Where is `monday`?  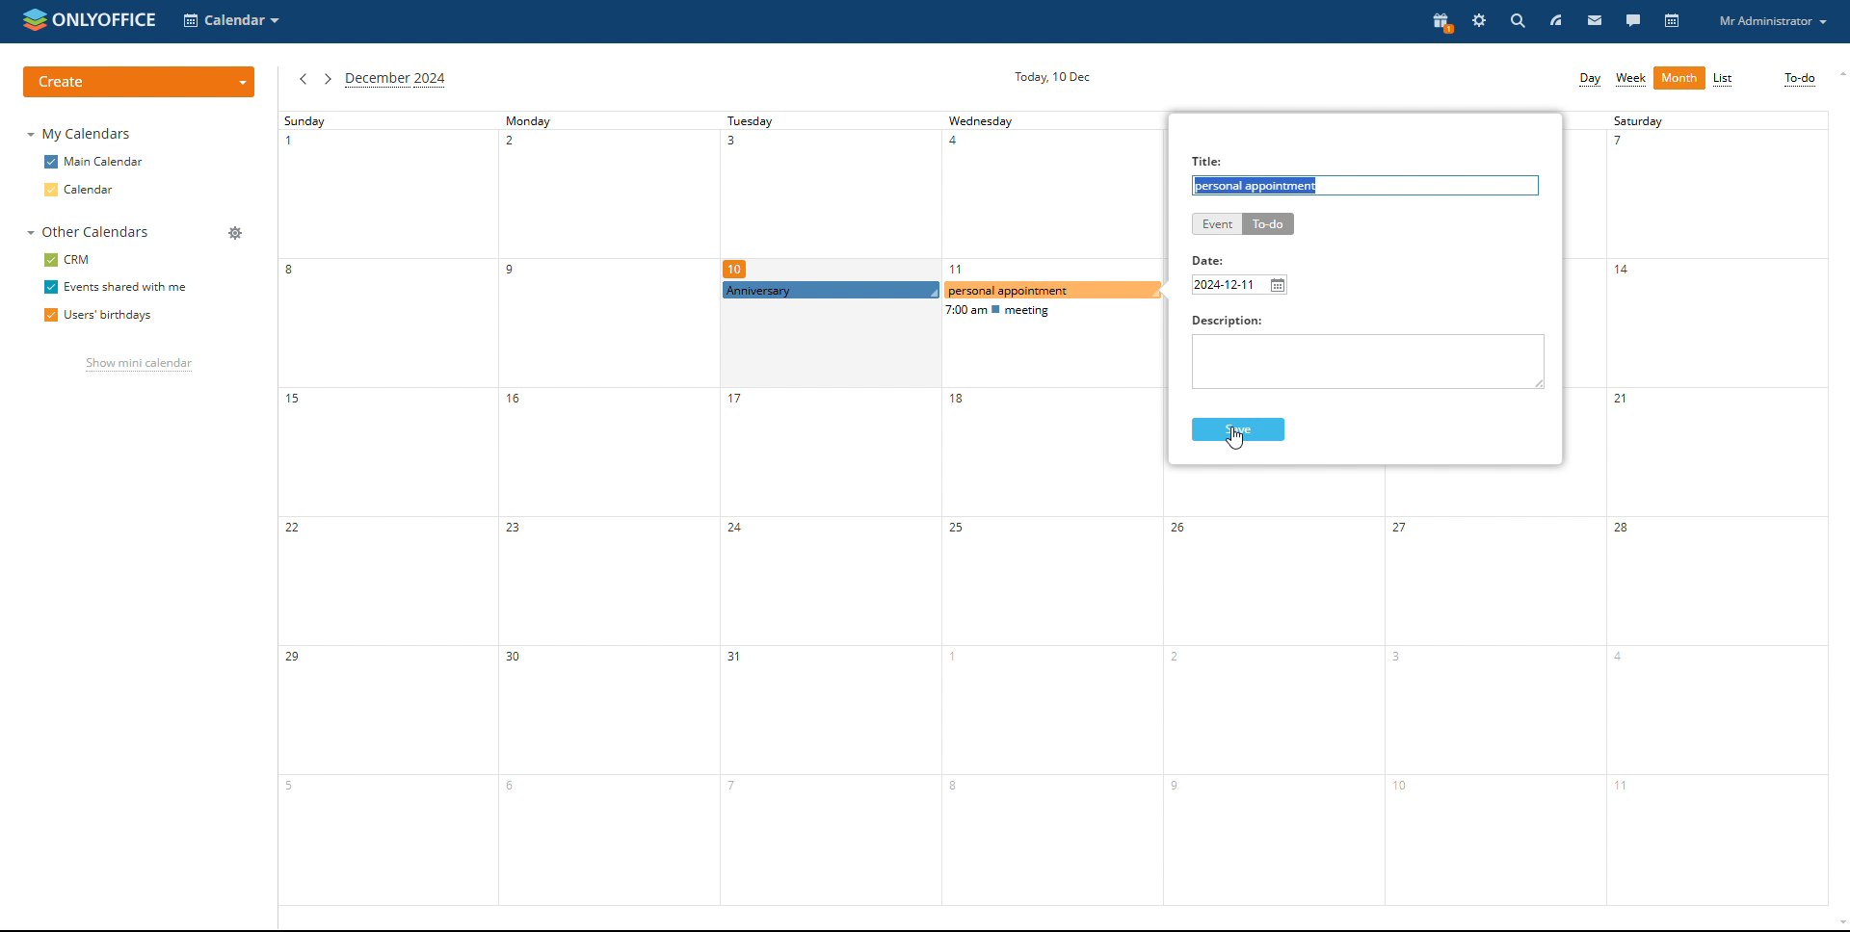
monday is located at coordinates (608, 508).